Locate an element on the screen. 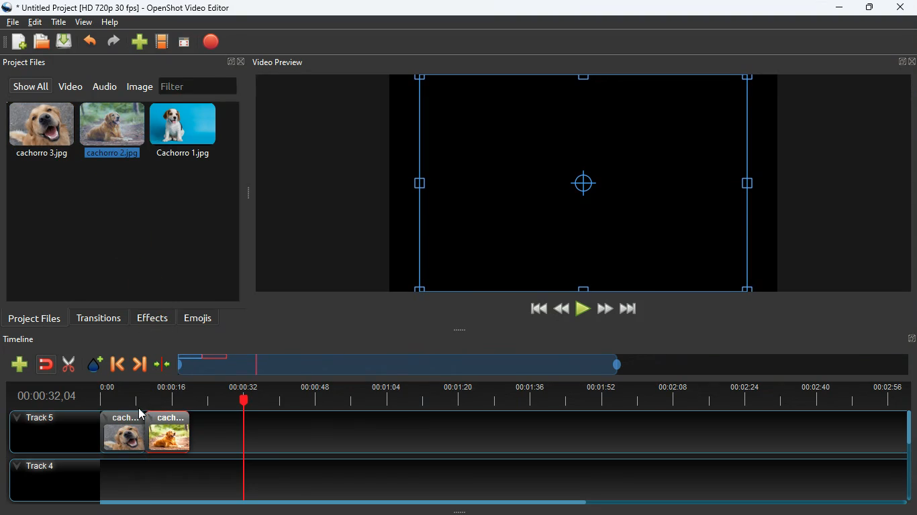 Image resolution: width=917 pixels, height=515 pixels. forward is located at coordinates (605, 309).